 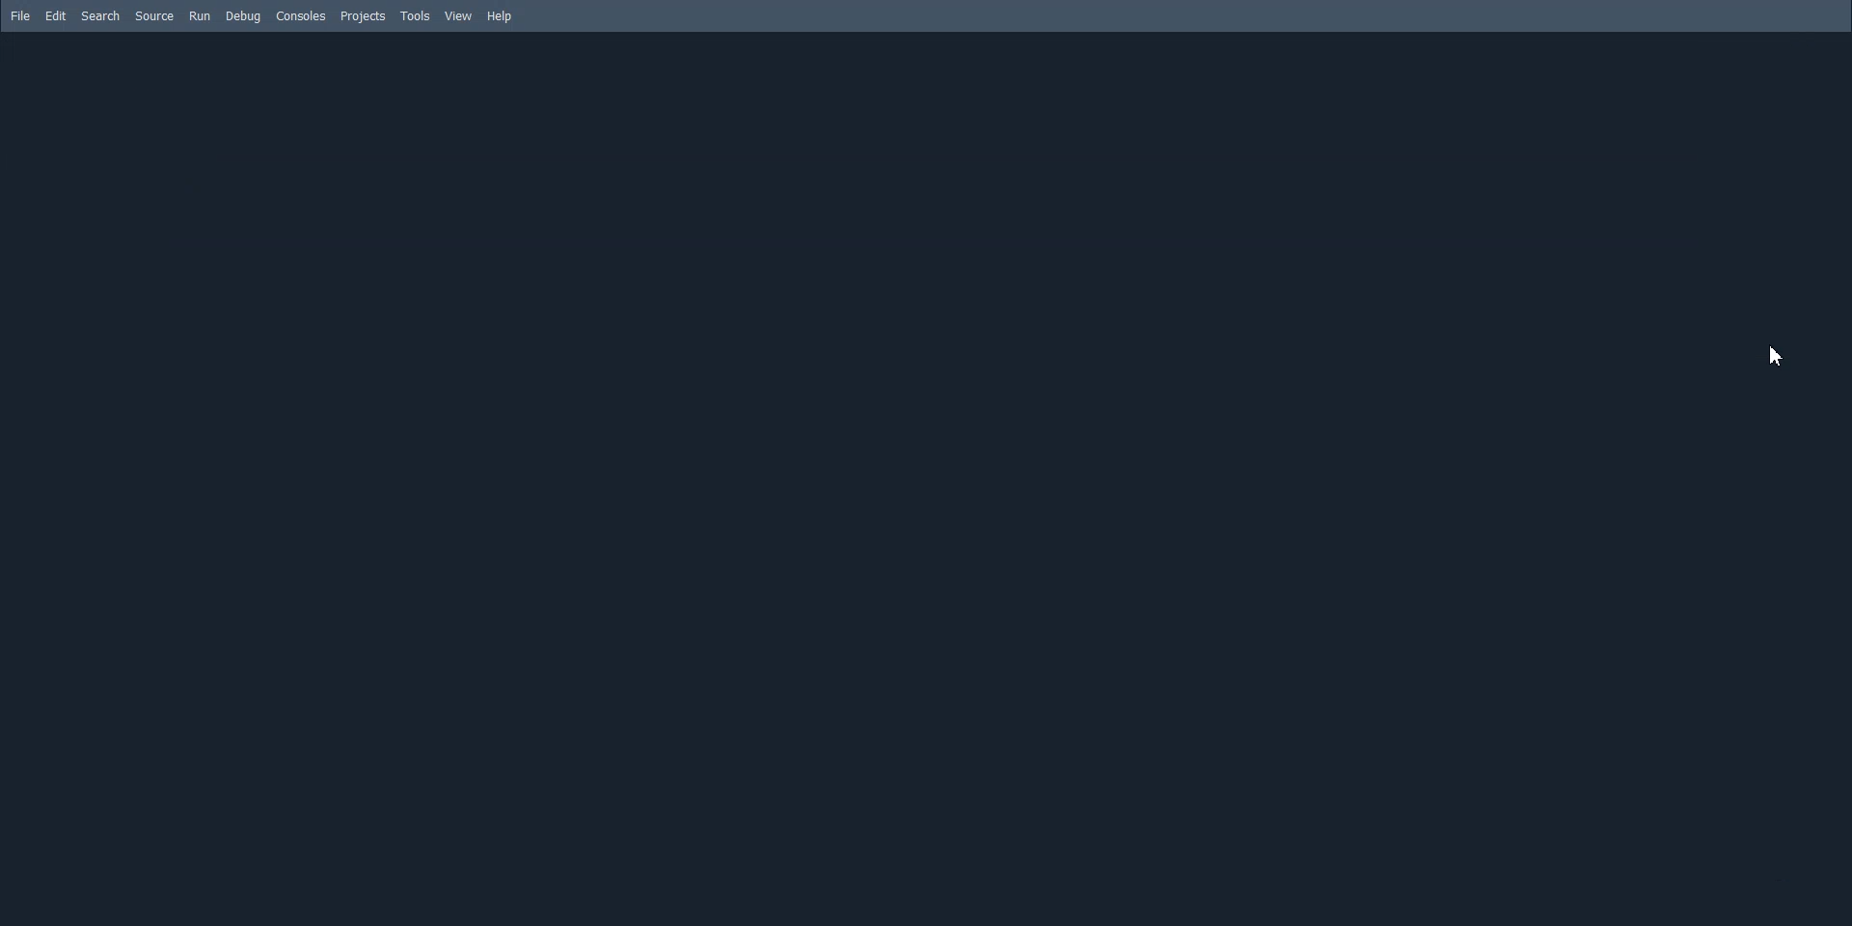 I want to click on File, so click(x=21, y=16).